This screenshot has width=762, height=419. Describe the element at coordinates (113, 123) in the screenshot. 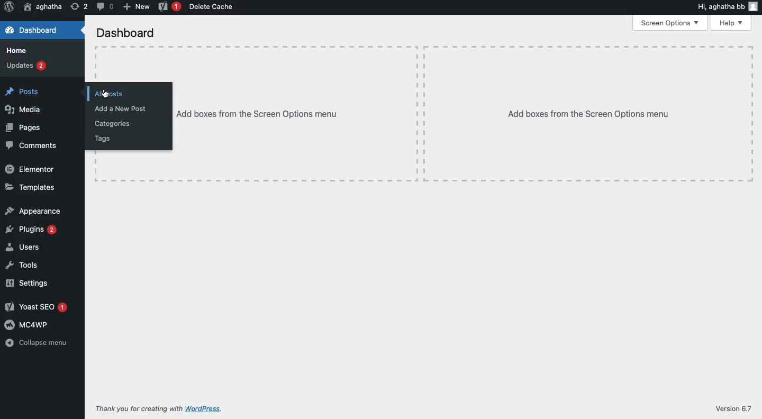

I see `Categories` at that location.